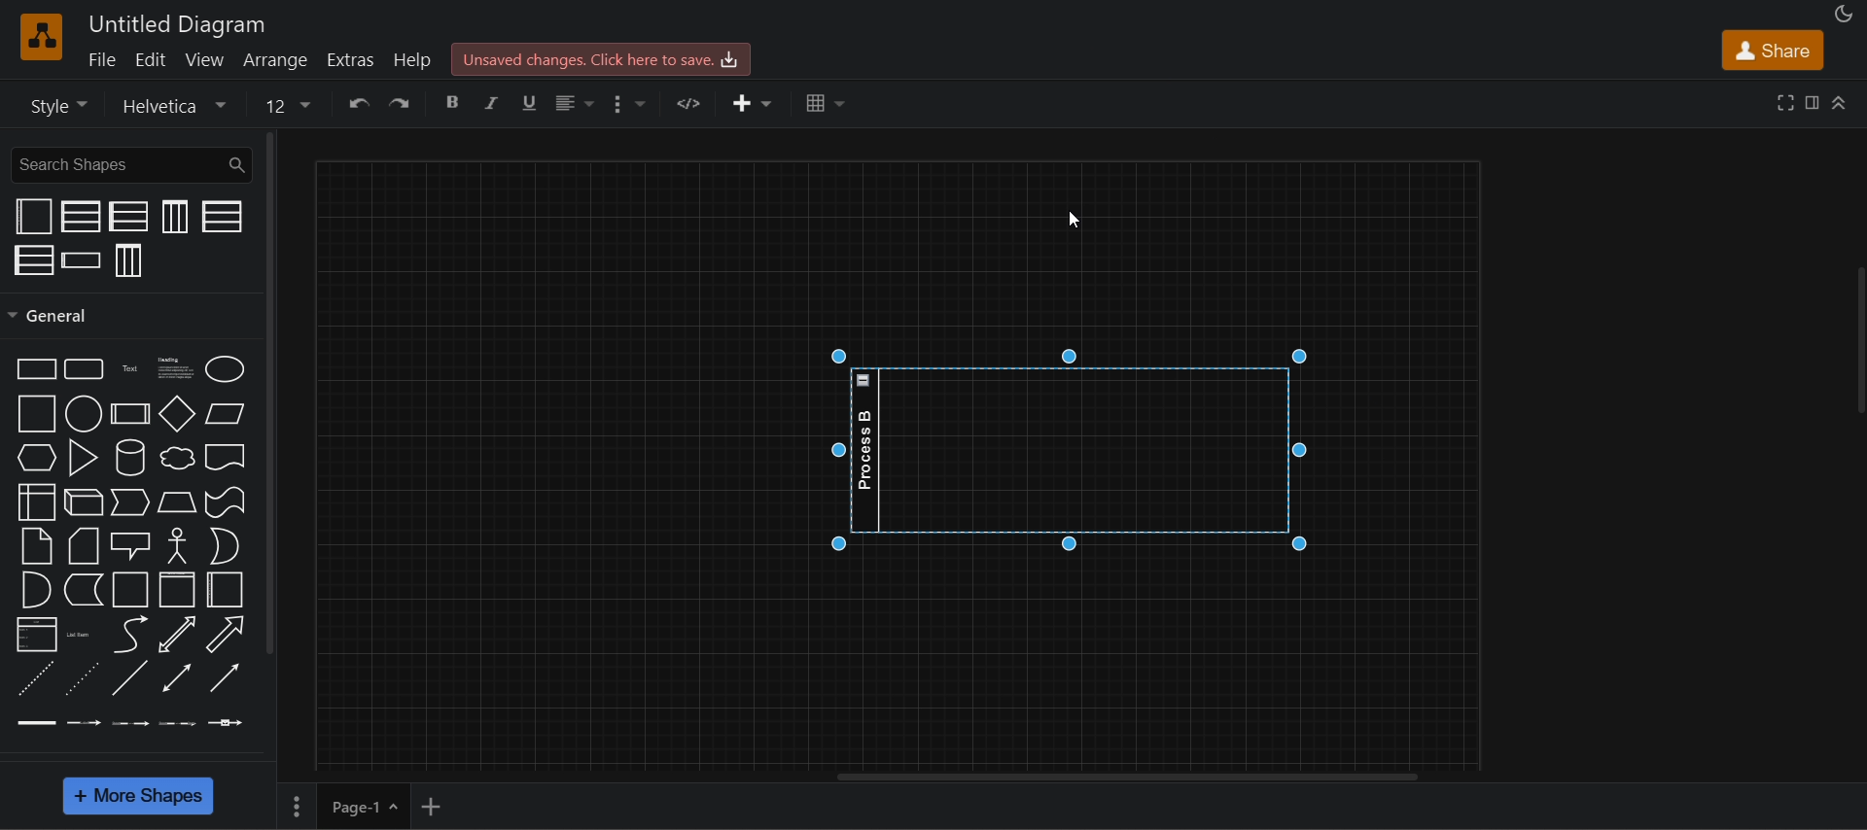 The image size is (1867, 830). What do you see at coordinates (364, 807) in the screenshot?
I see `page 1` at bounding box center [364, 807].